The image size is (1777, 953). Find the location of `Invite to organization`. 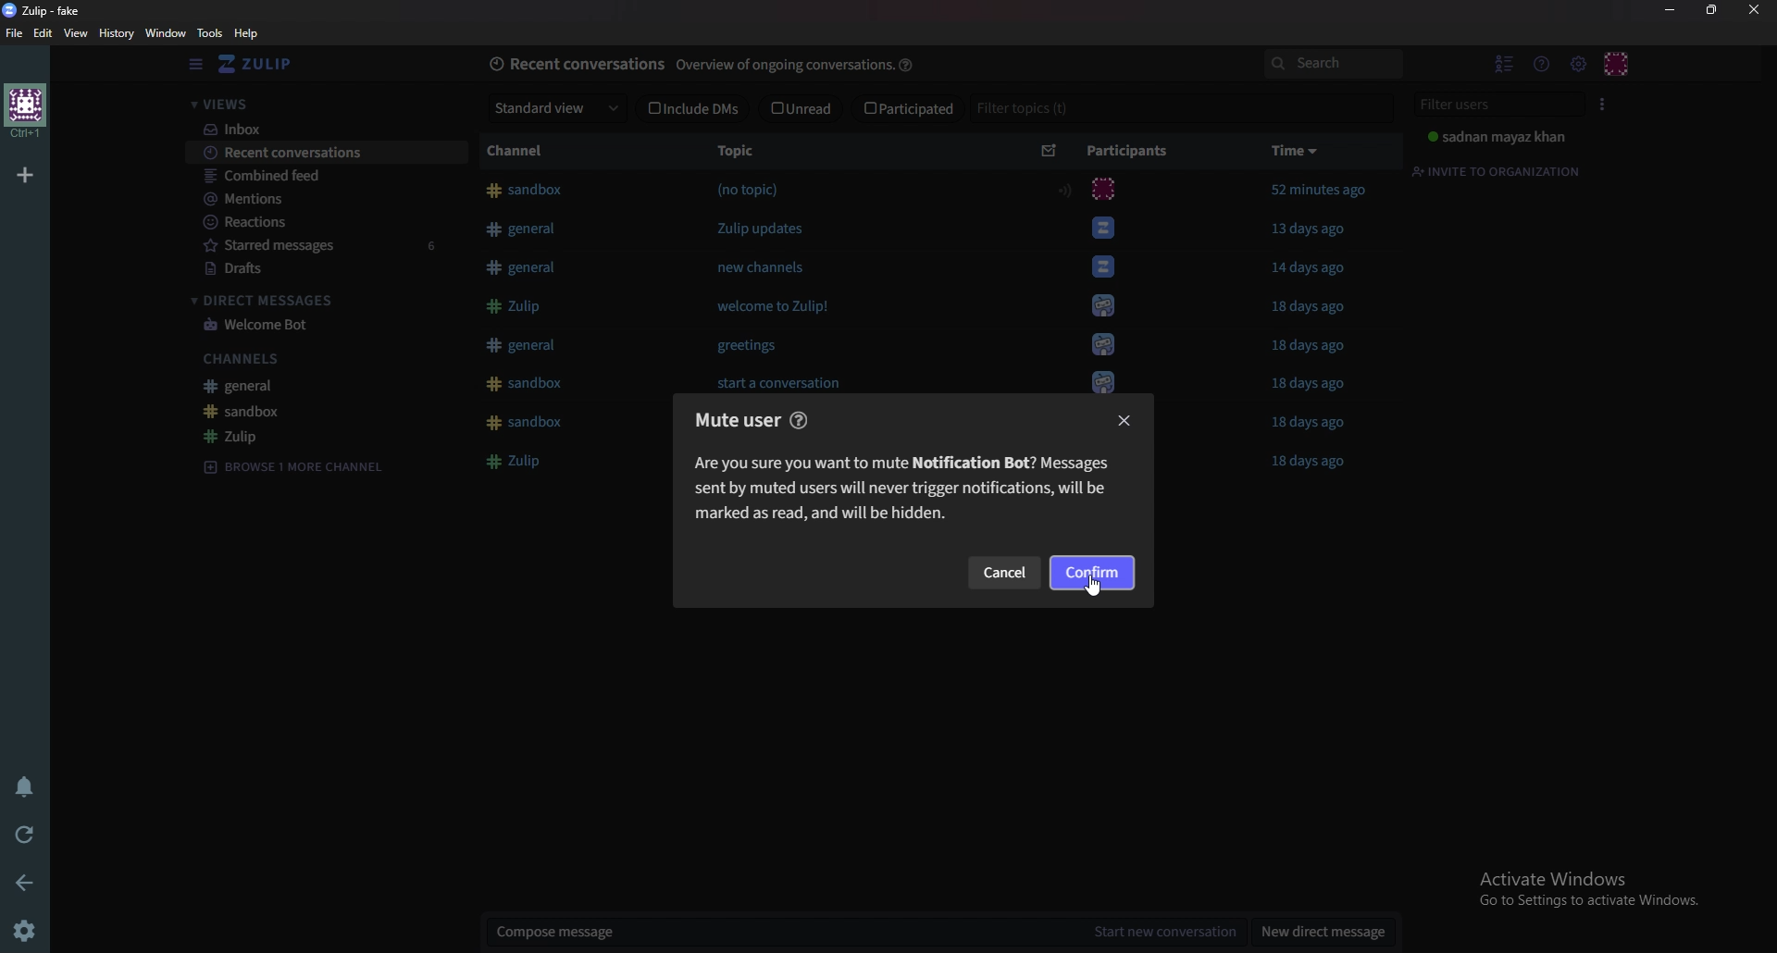

Invite to organization is located at coordinates (1497, 172).